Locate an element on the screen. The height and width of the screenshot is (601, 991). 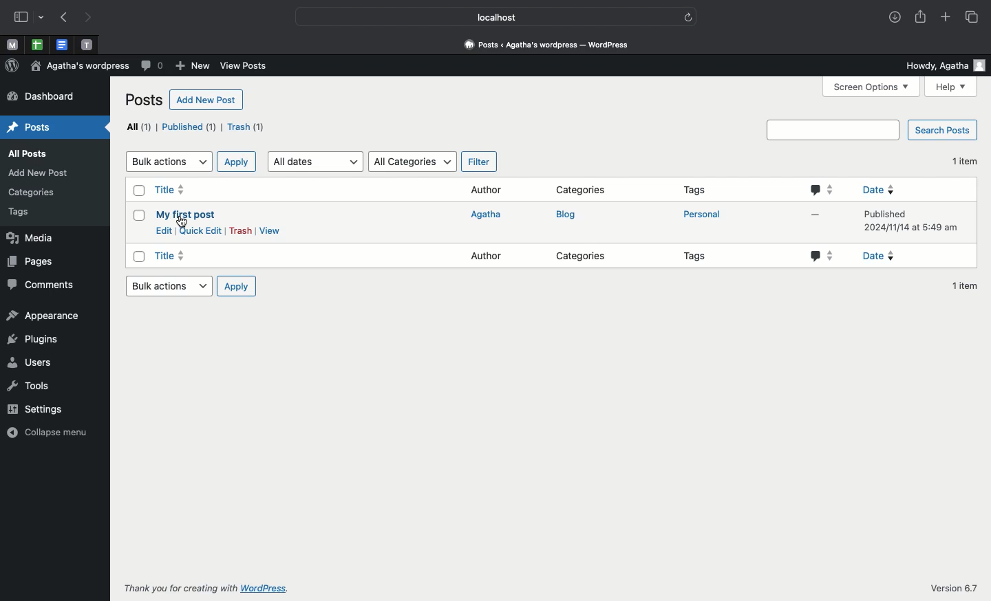
Comments is located at coordinates (151, 67).